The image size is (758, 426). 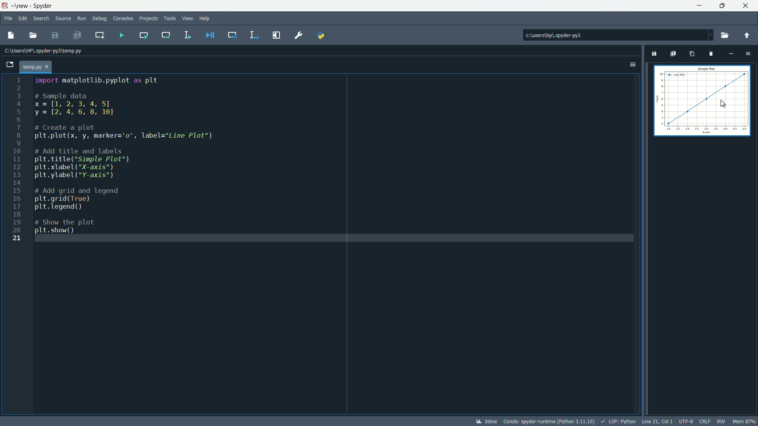 What do you see at coordinates (170, 18) in the screenshot?
I see `tools menu` at bounding box center [170, 18].